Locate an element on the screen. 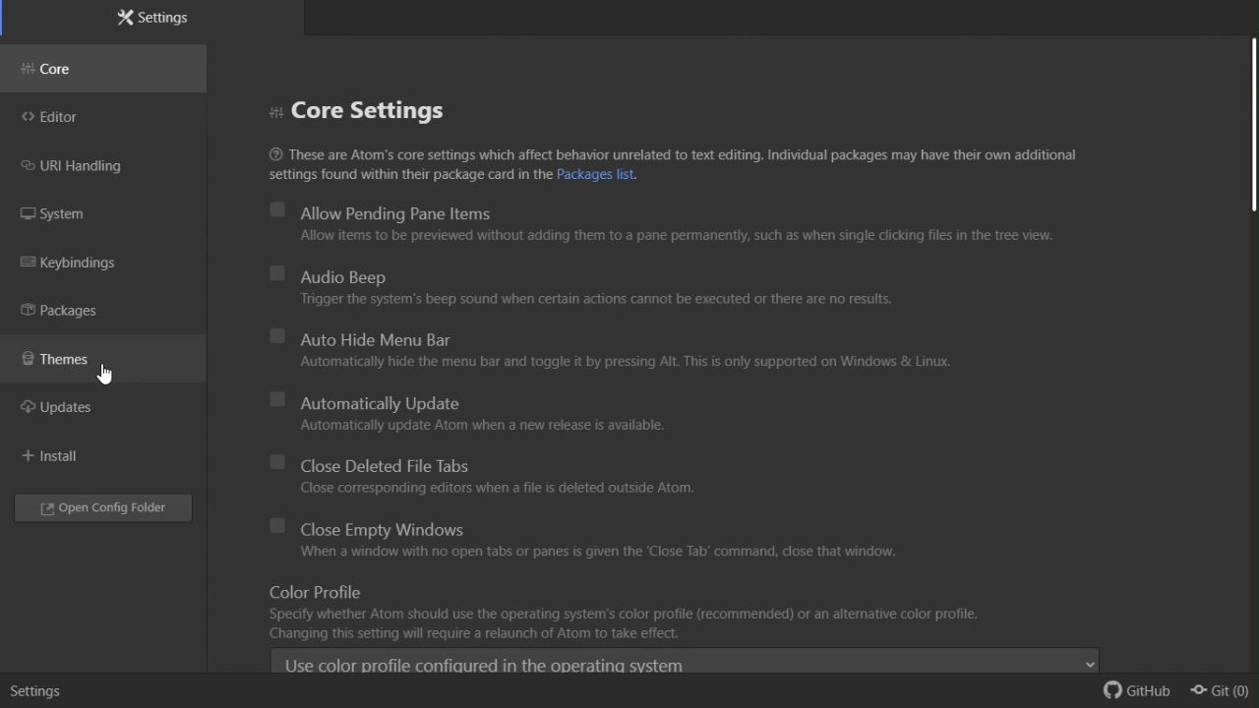  Color profile is located at coordinates (687, 613).